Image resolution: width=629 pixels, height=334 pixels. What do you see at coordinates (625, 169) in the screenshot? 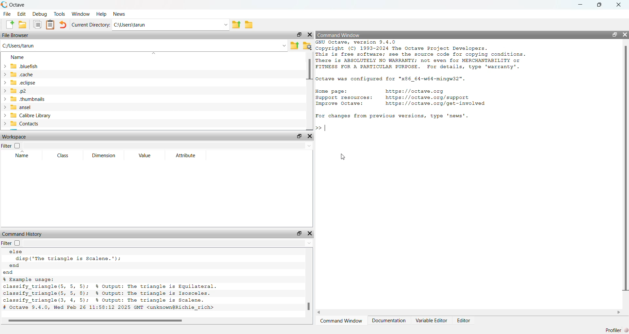
I see `scrollbar` at bounding box center [625, 169].